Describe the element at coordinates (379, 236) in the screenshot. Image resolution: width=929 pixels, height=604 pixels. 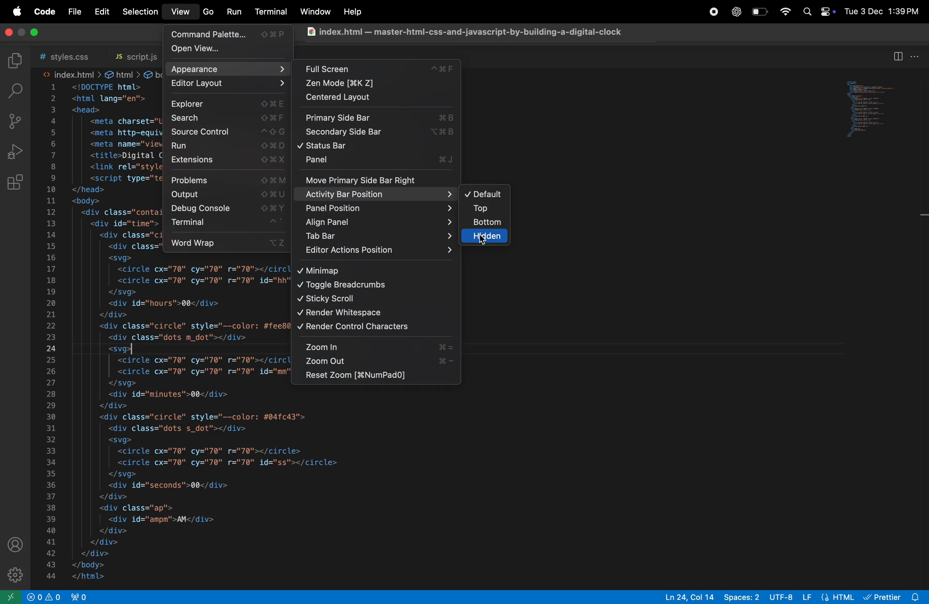
I see `tab bar` at that location.